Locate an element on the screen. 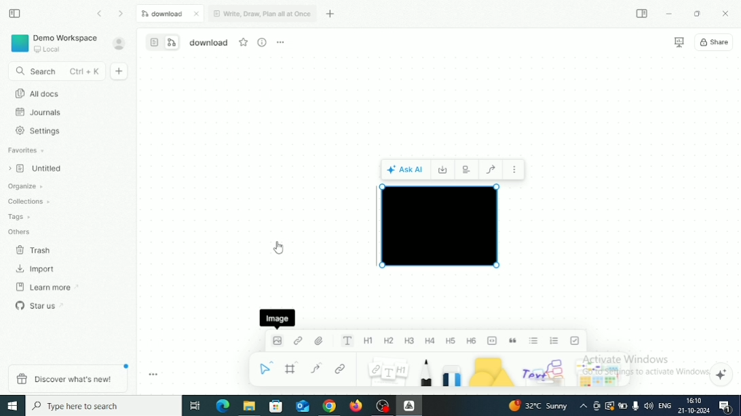  New doc is located at coordinates (121, 72).